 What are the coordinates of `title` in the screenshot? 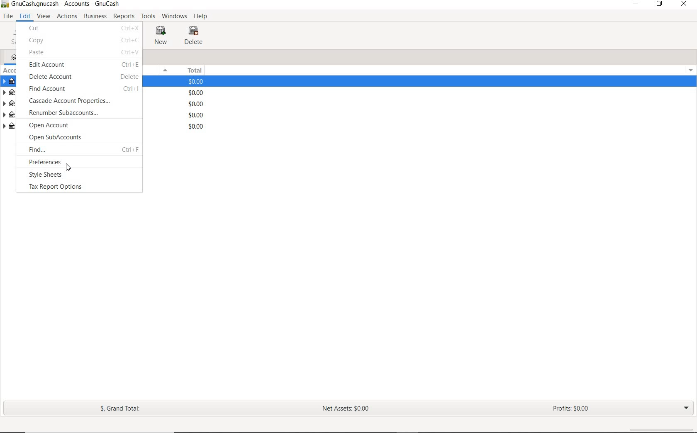 It's located at (66, 5).